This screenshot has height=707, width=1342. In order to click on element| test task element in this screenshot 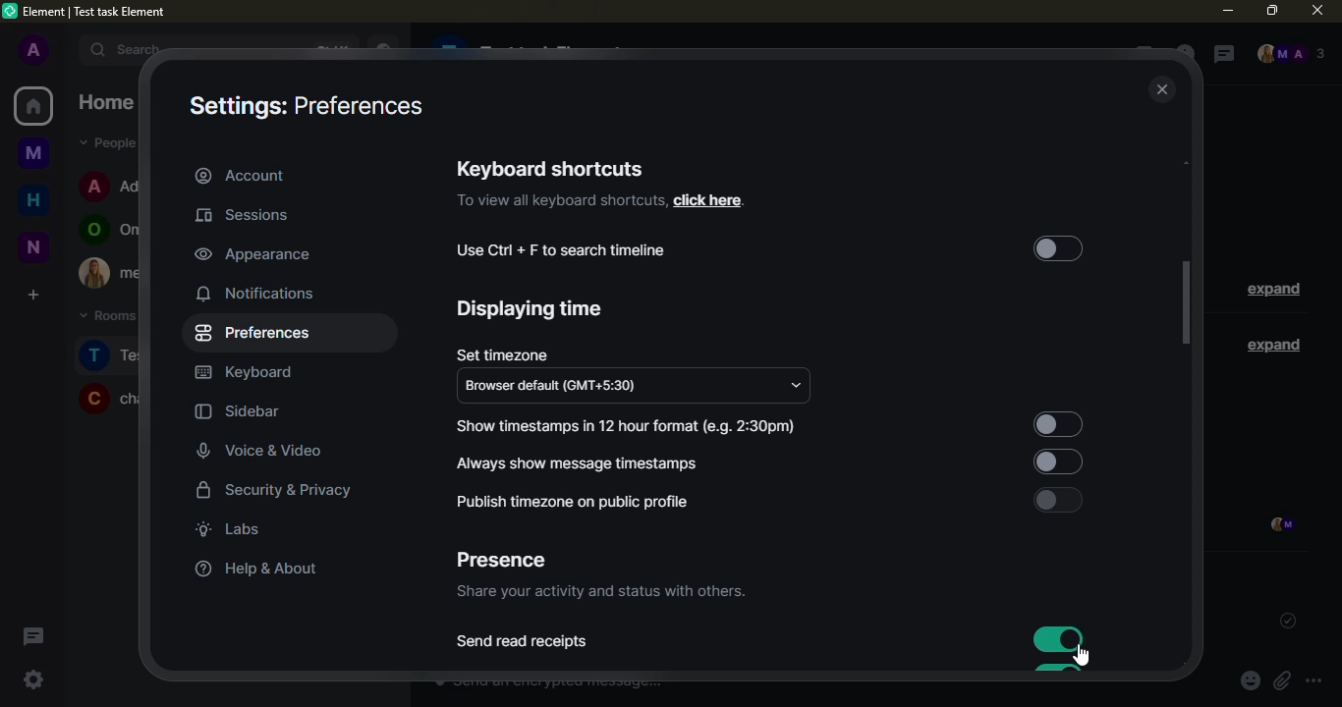, I will do `click(102, 13)`.